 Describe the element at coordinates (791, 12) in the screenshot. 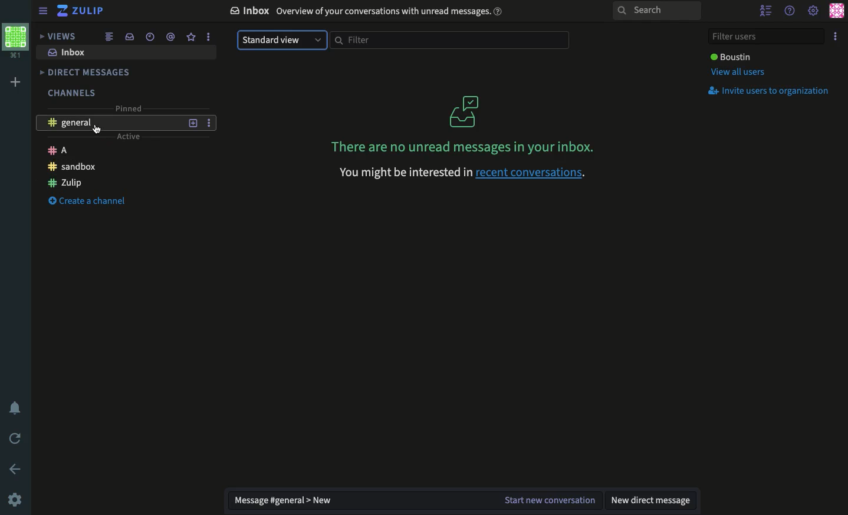

I see `Help` at that location.